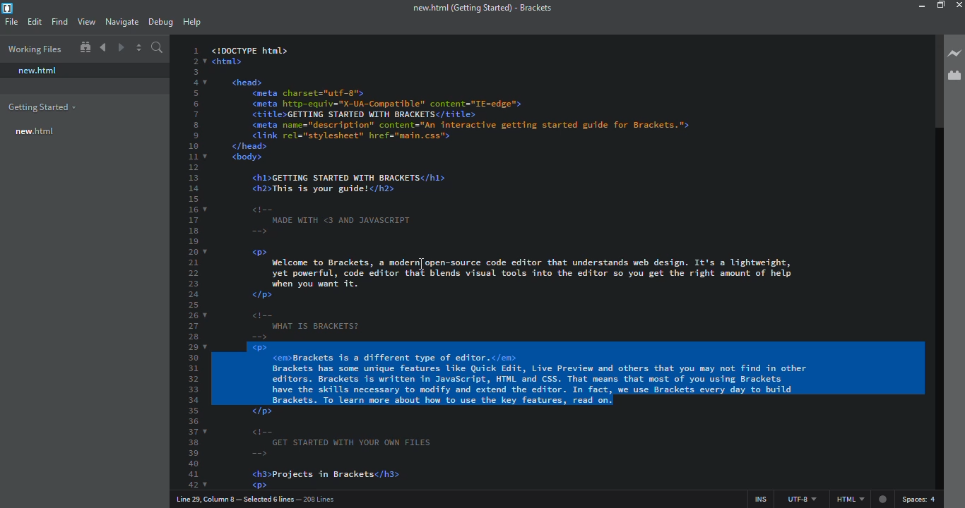  I want to click on working files, so click(32, 48).